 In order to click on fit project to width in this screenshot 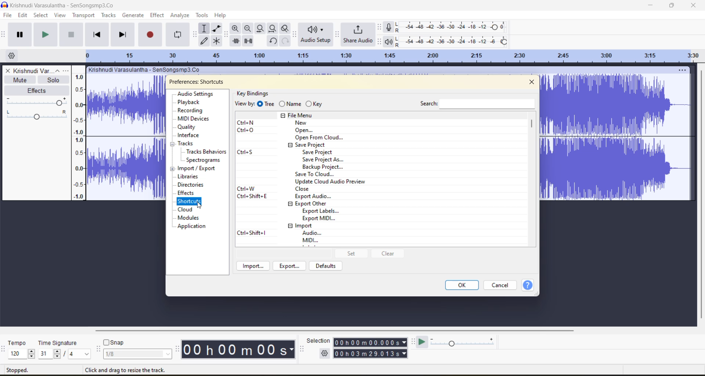, I will do `click(273, 29)`.